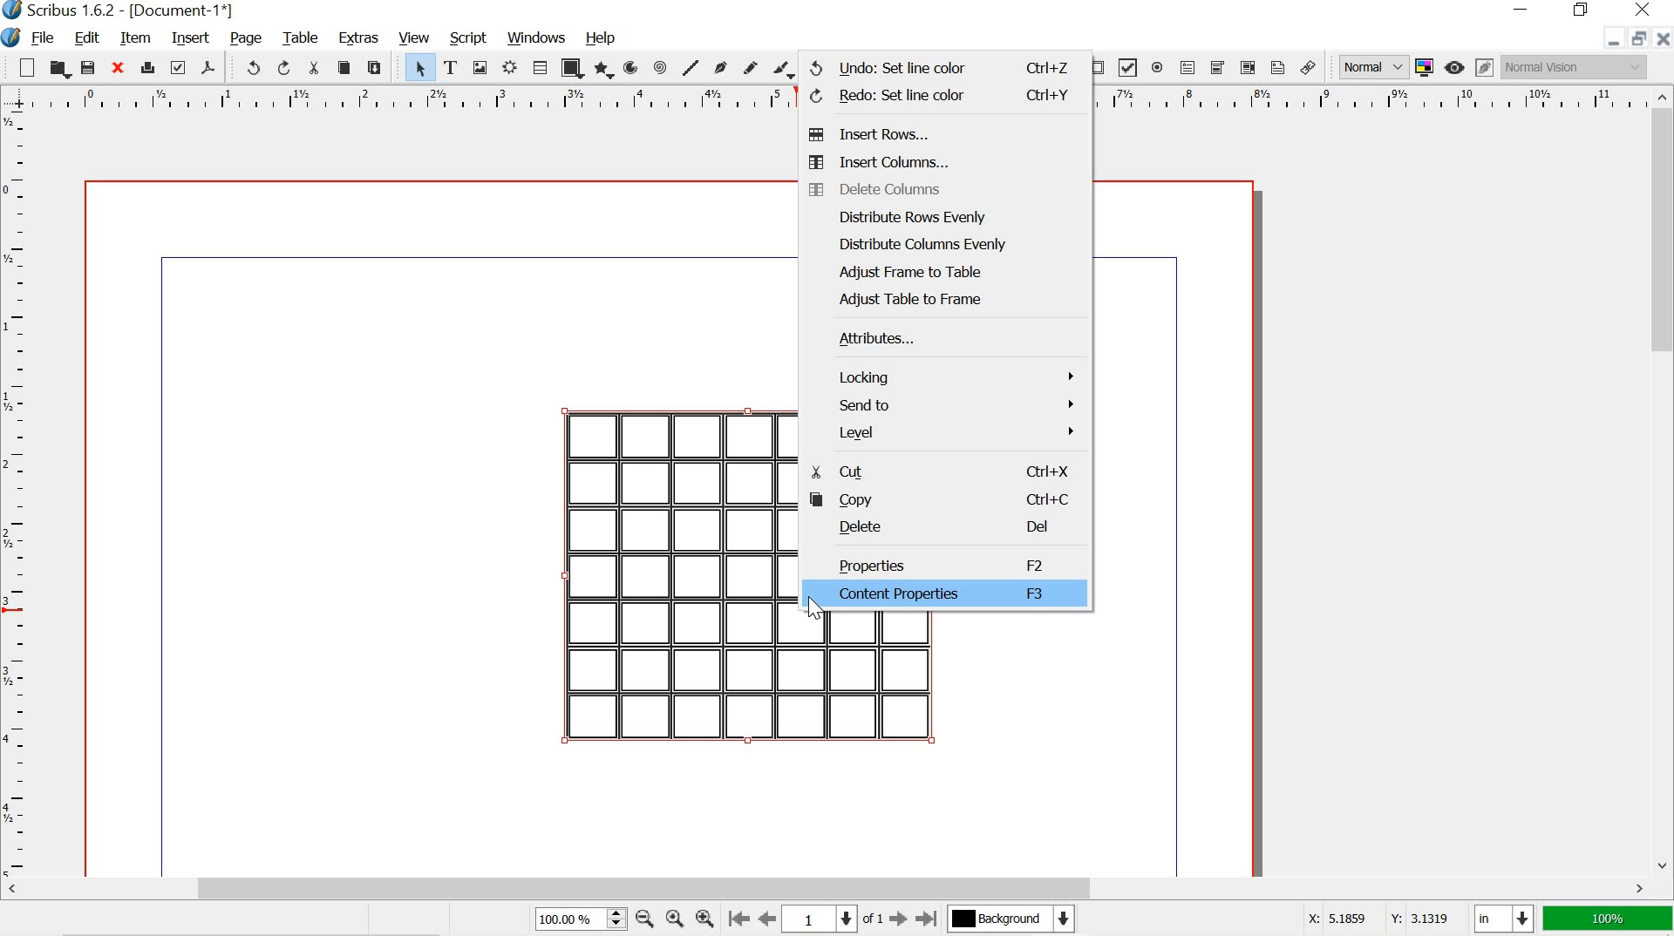  I want to click on go to the first page, so click(741, 919).